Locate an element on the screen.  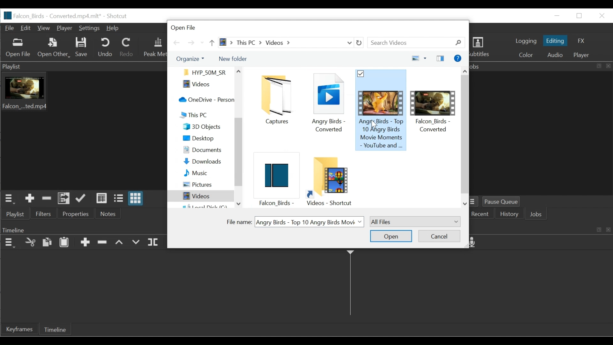
Add the files to the playlist is located at coordinates (64, 199).